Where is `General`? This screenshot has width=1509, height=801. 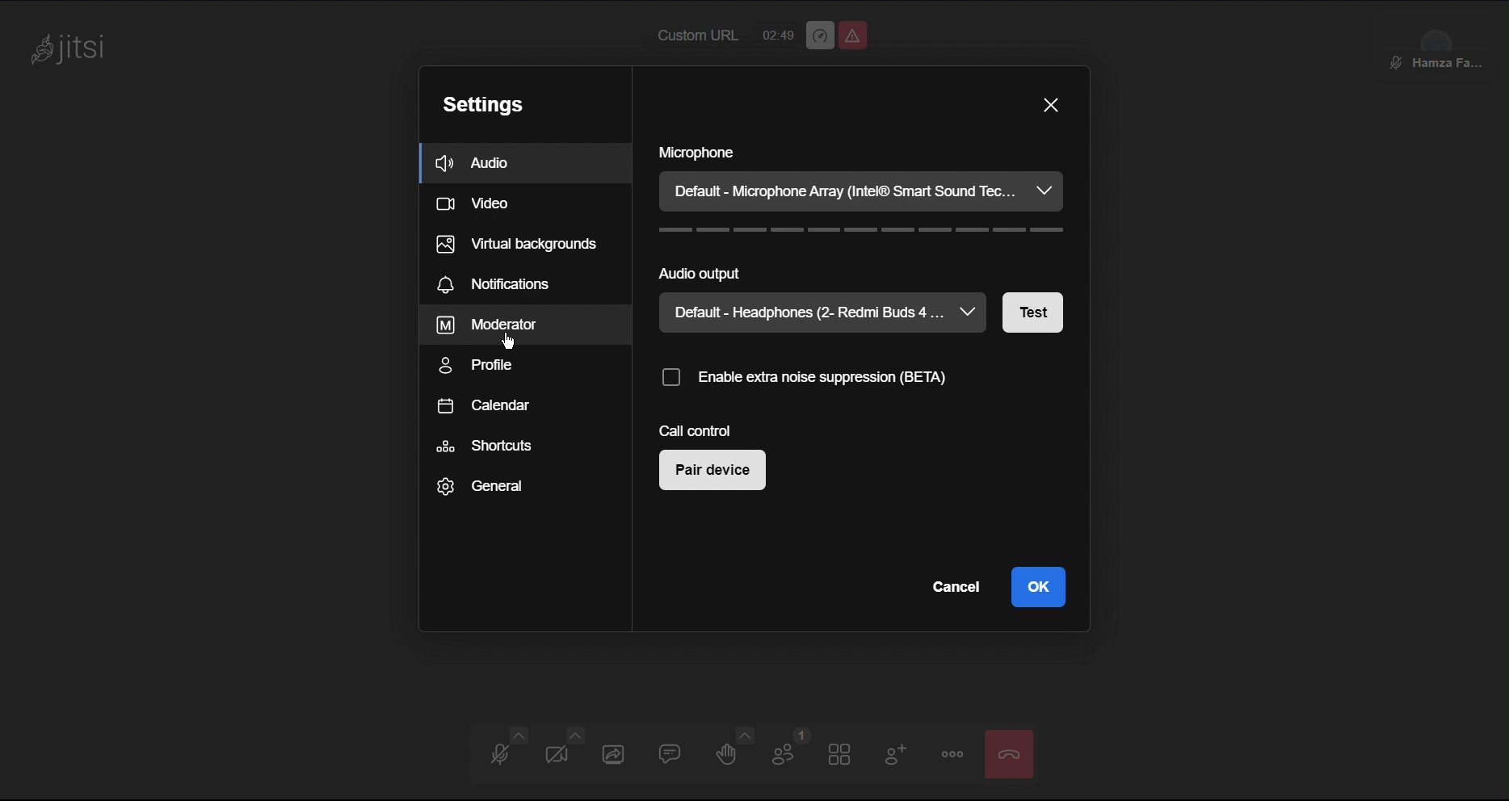
General is located at coordinates (483, 485).